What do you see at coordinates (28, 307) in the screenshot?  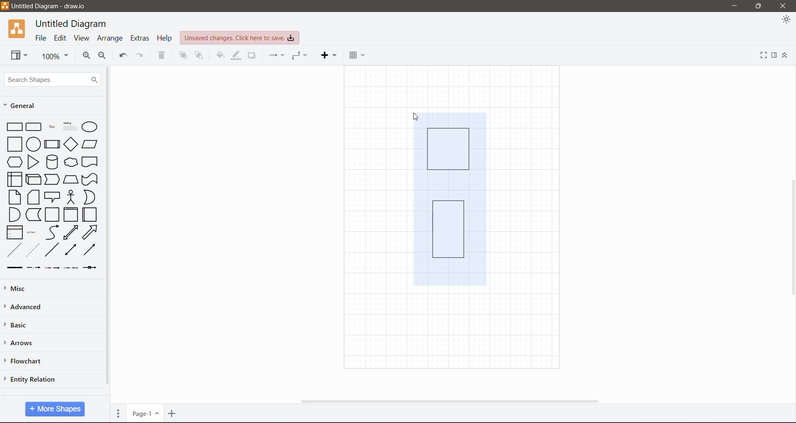 I see `Advanced` at bounding box center [28, 307].